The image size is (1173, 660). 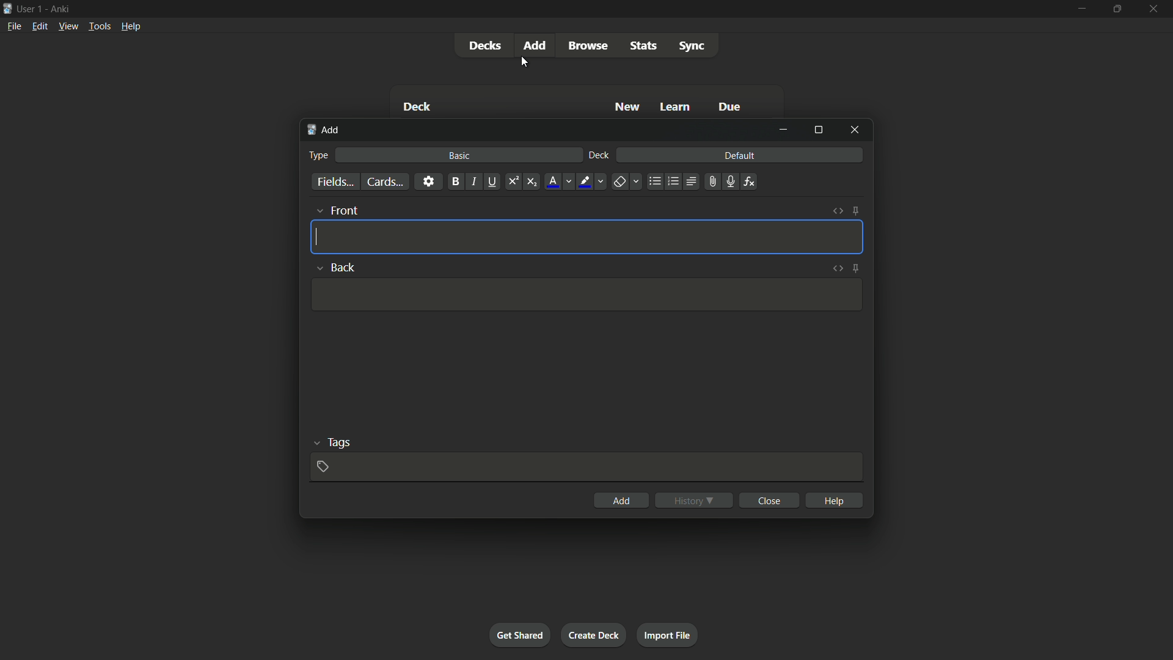 I want to click on close, so click(x=771, y=500).